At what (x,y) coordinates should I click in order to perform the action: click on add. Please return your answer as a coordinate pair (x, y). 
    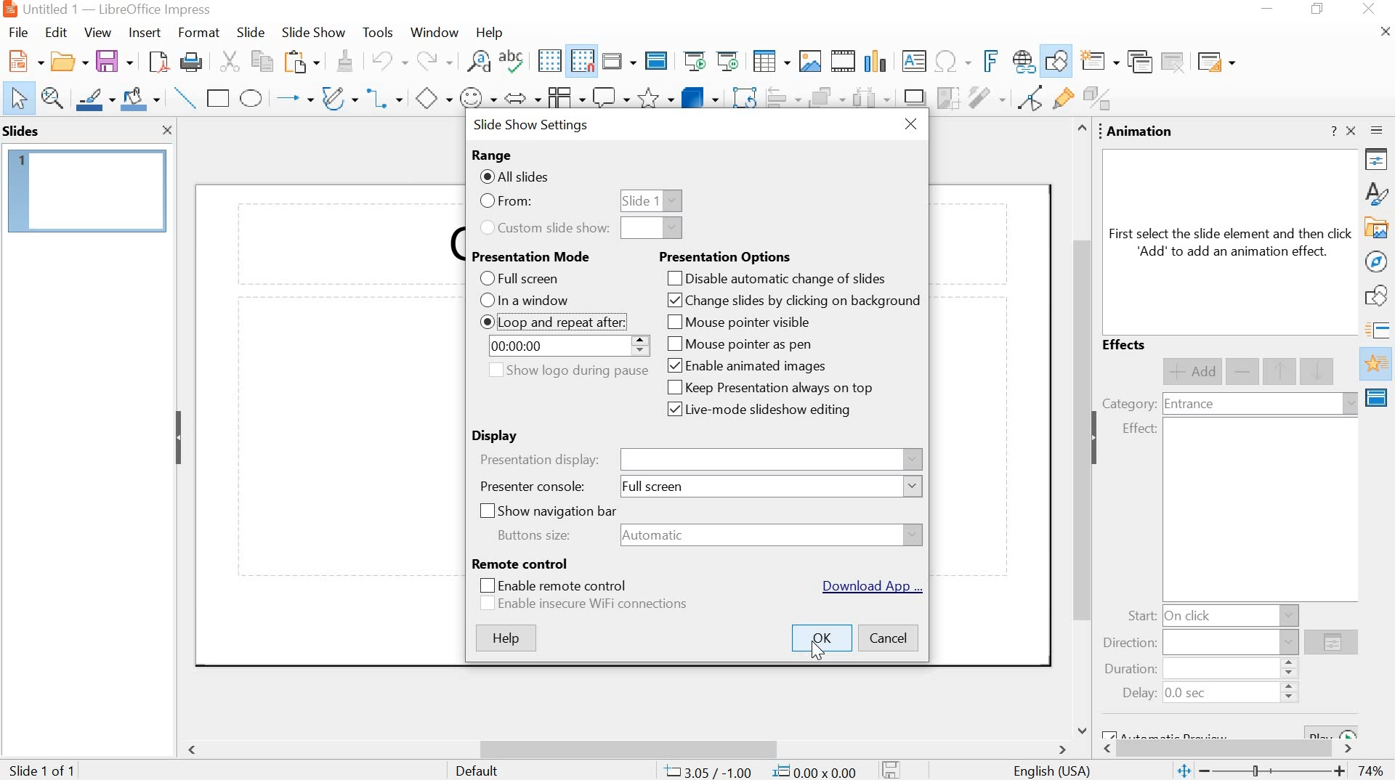
    Looking at the image, I should click on (1192, 372).